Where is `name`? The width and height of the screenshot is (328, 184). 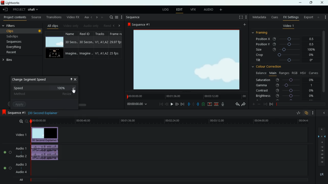
name is located at coordinates (71, 45).